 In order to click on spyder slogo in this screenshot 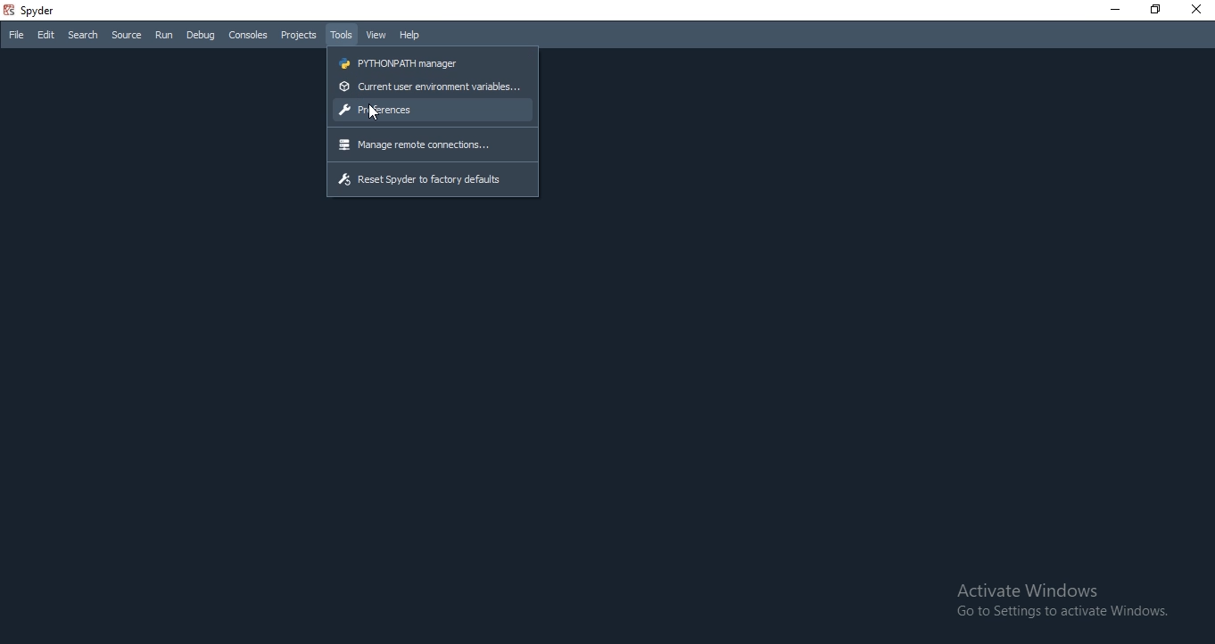, I will do `click(10, 12)`.